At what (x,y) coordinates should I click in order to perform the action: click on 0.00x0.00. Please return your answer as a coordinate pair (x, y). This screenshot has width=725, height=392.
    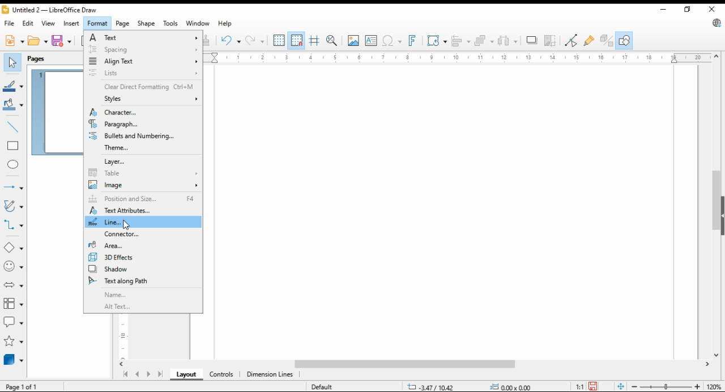
    Looking at the image, I should click on (513, 386).